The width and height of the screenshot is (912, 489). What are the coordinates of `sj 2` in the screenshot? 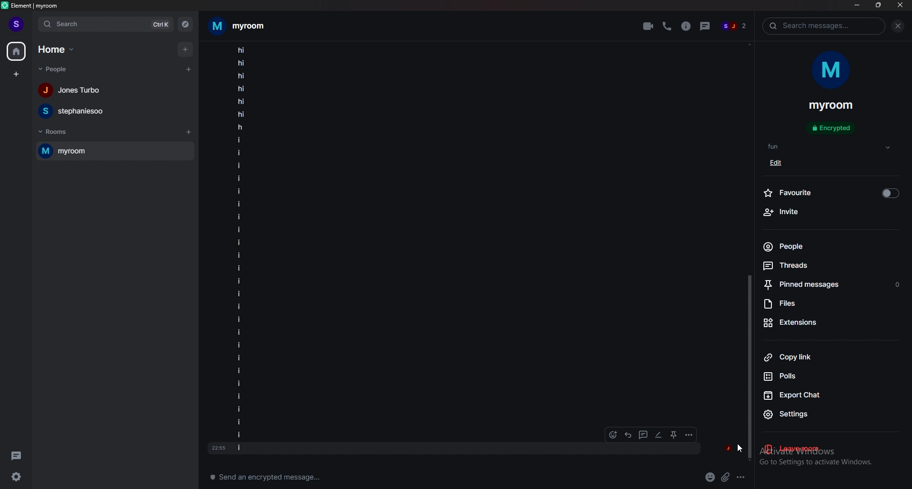 It's located at (734, 26).